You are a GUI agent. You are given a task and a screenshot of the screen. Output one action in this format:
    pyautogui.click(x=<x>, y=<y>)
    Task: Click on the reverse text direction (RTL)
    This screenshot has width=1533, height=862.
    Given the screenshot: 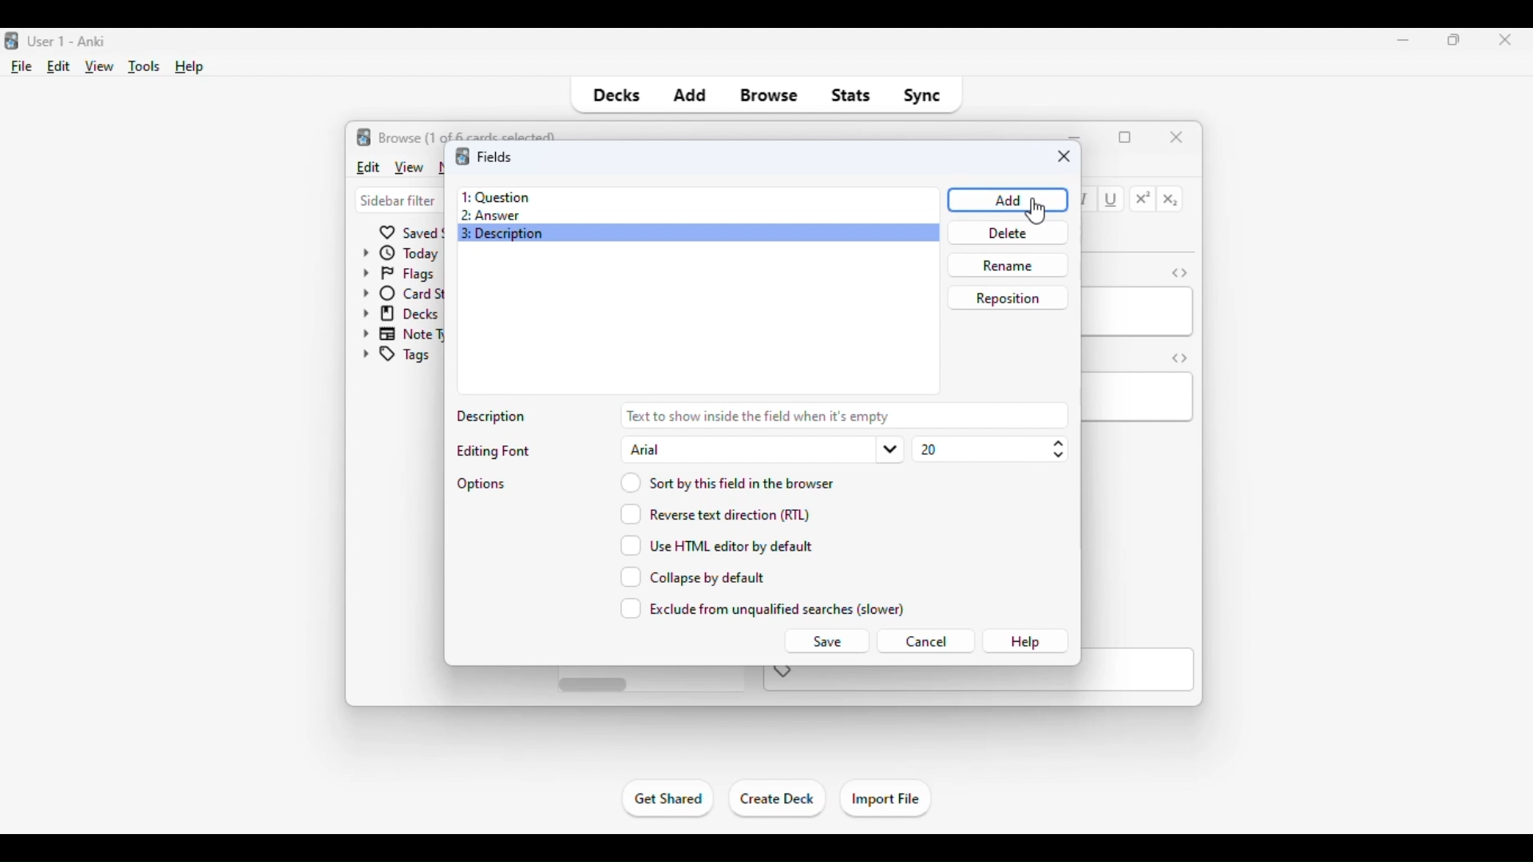 What is the action you would take?
    pyautogui.click(x=715, y=513)
    